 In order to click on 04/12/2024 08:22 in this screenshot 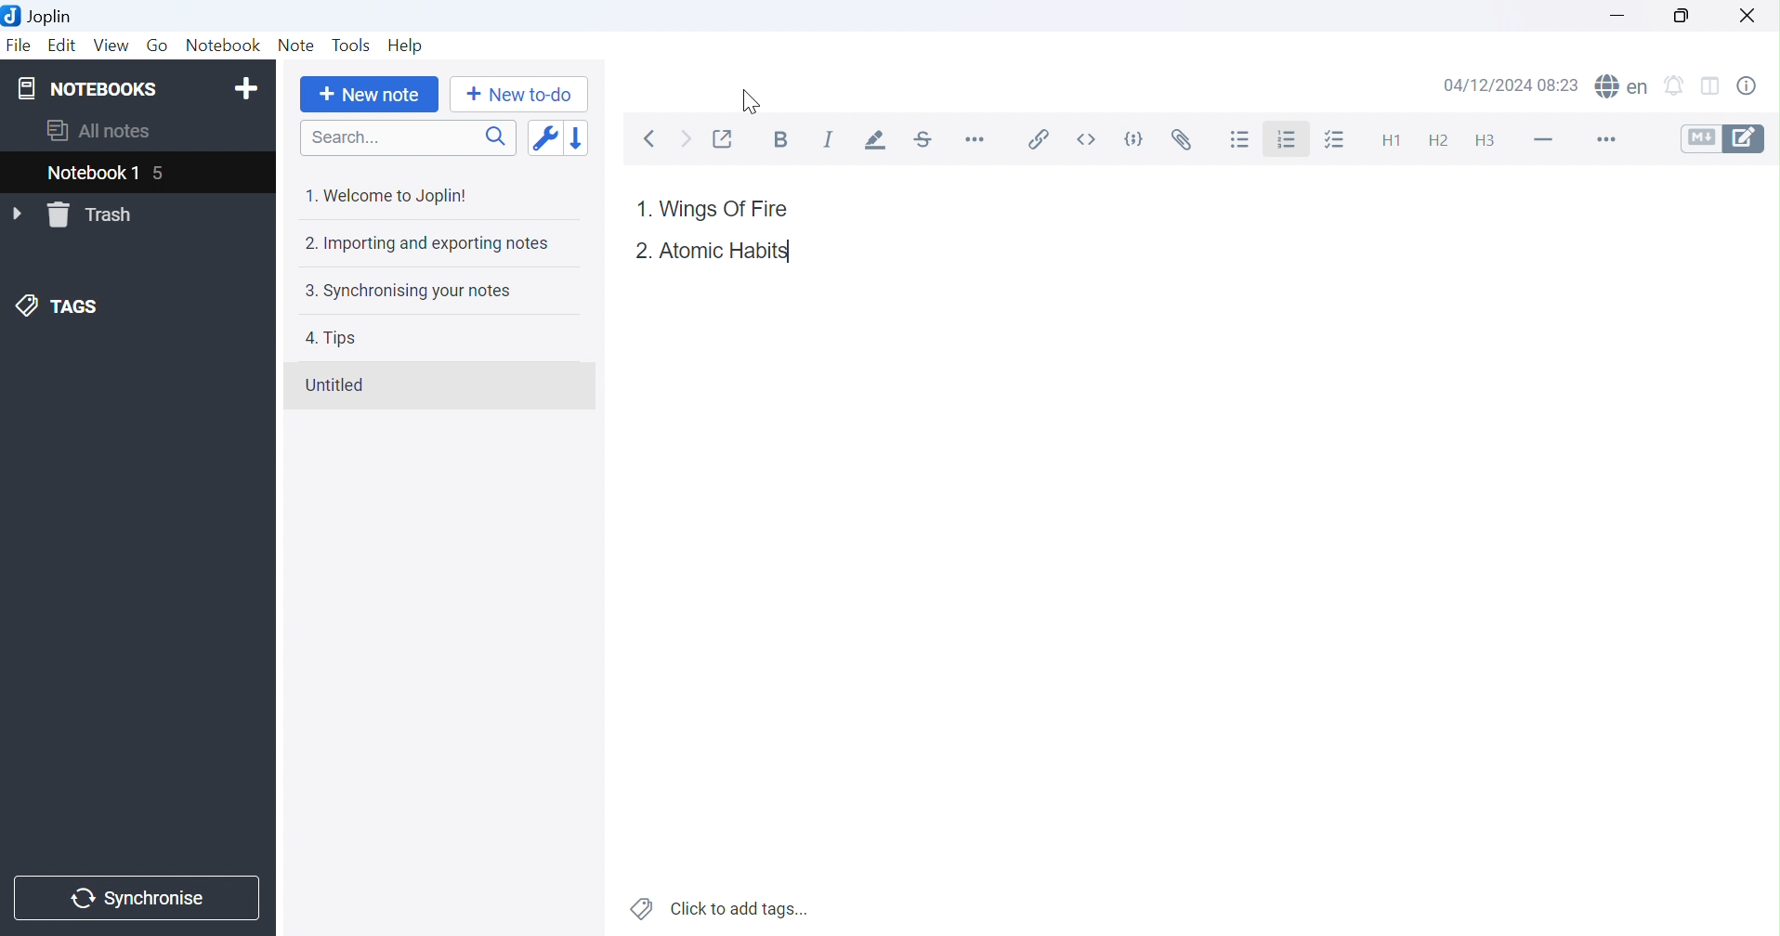, I will do `click(1511, 86)`.